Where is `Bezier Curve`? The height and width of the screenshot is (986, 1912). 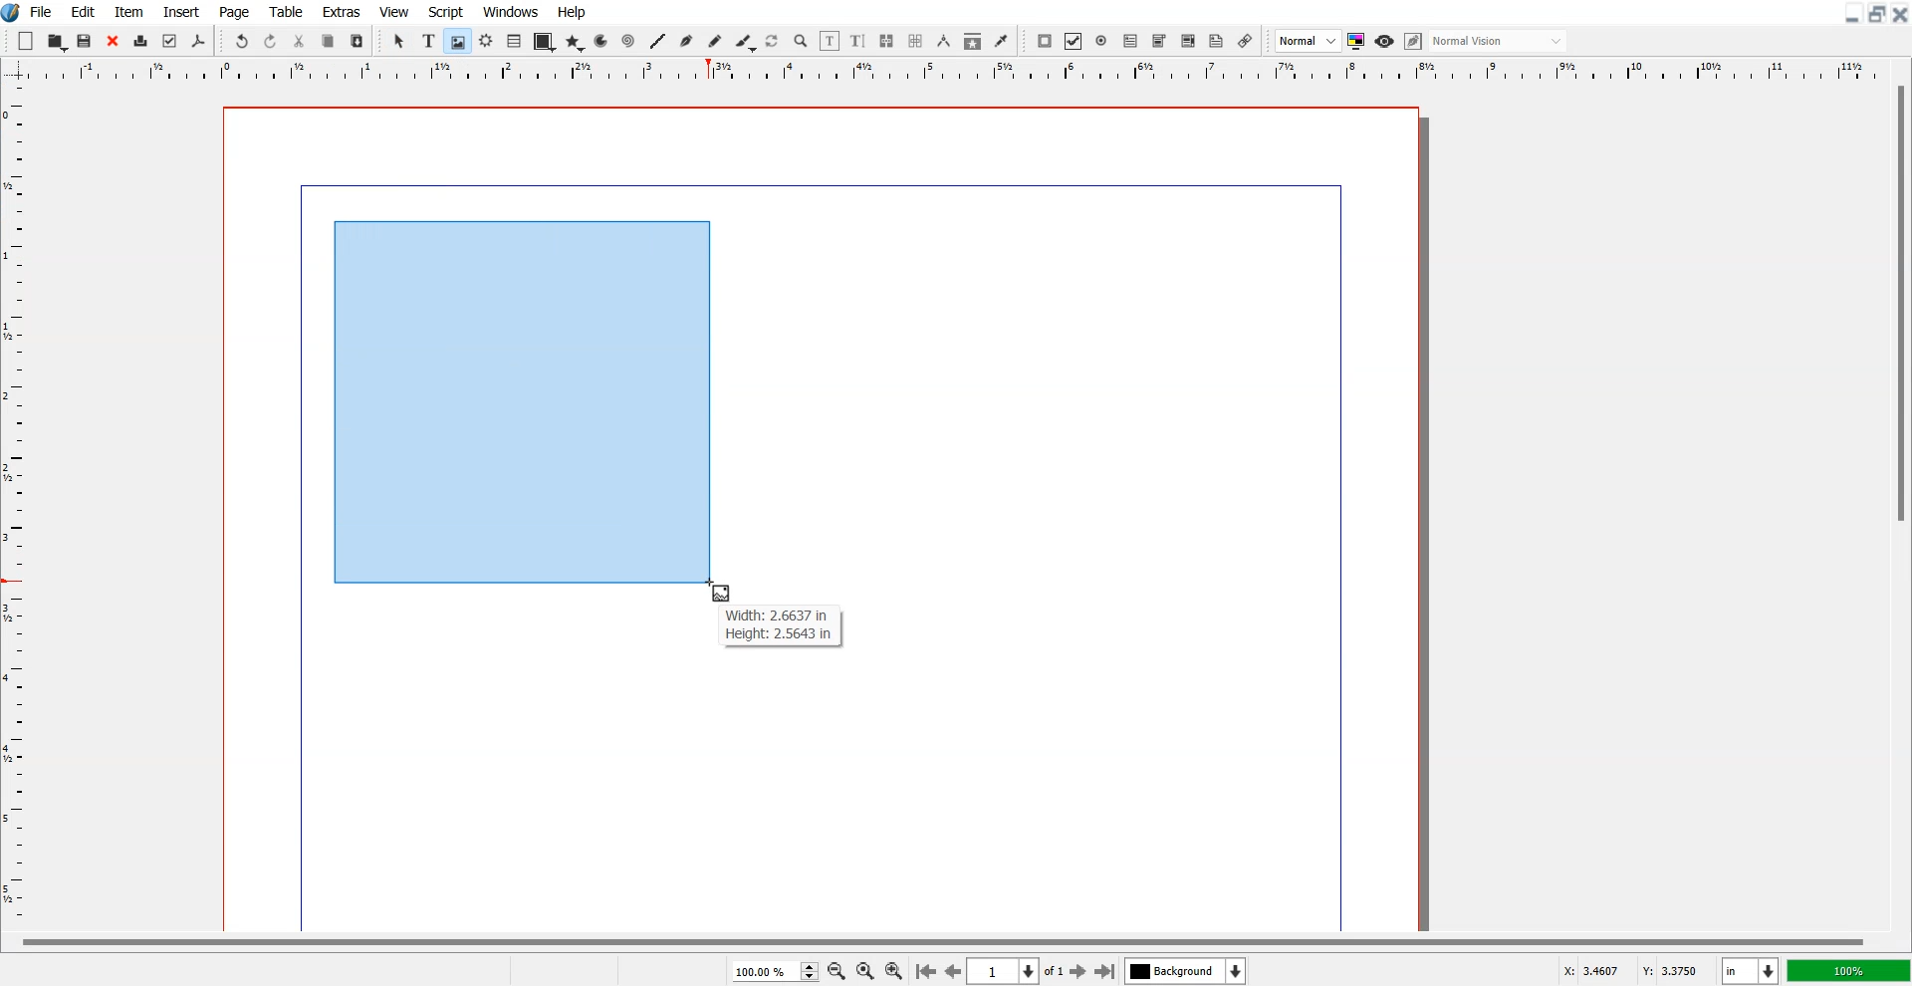 Bezier Curve is located at coordinates (686, 41).